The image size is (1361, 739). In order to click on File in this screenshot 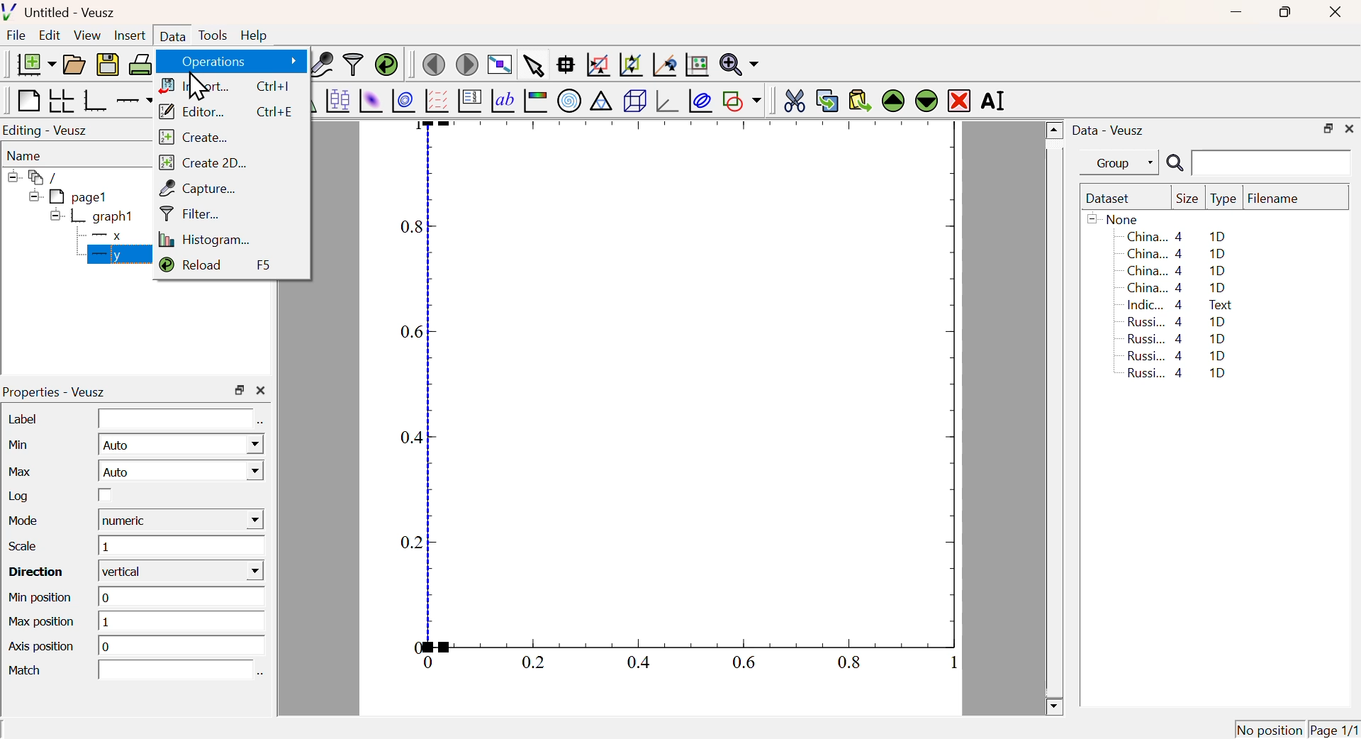, I will do `click(16, 35)`.